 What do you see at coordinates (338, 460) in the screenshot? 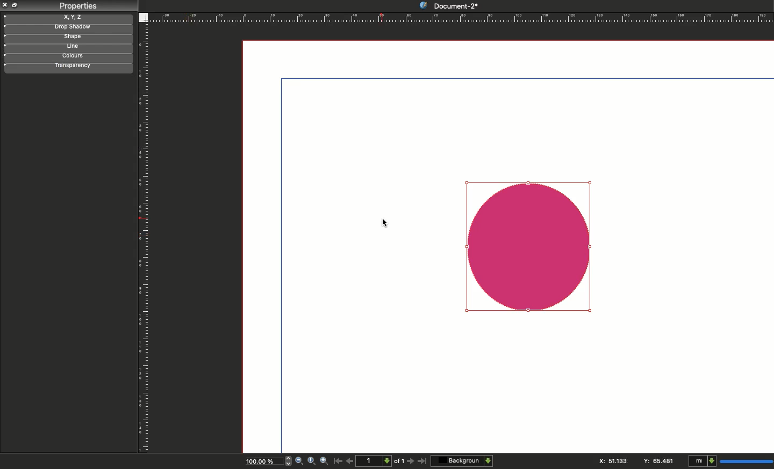
I see `First page` at bounding box center [338, 460].